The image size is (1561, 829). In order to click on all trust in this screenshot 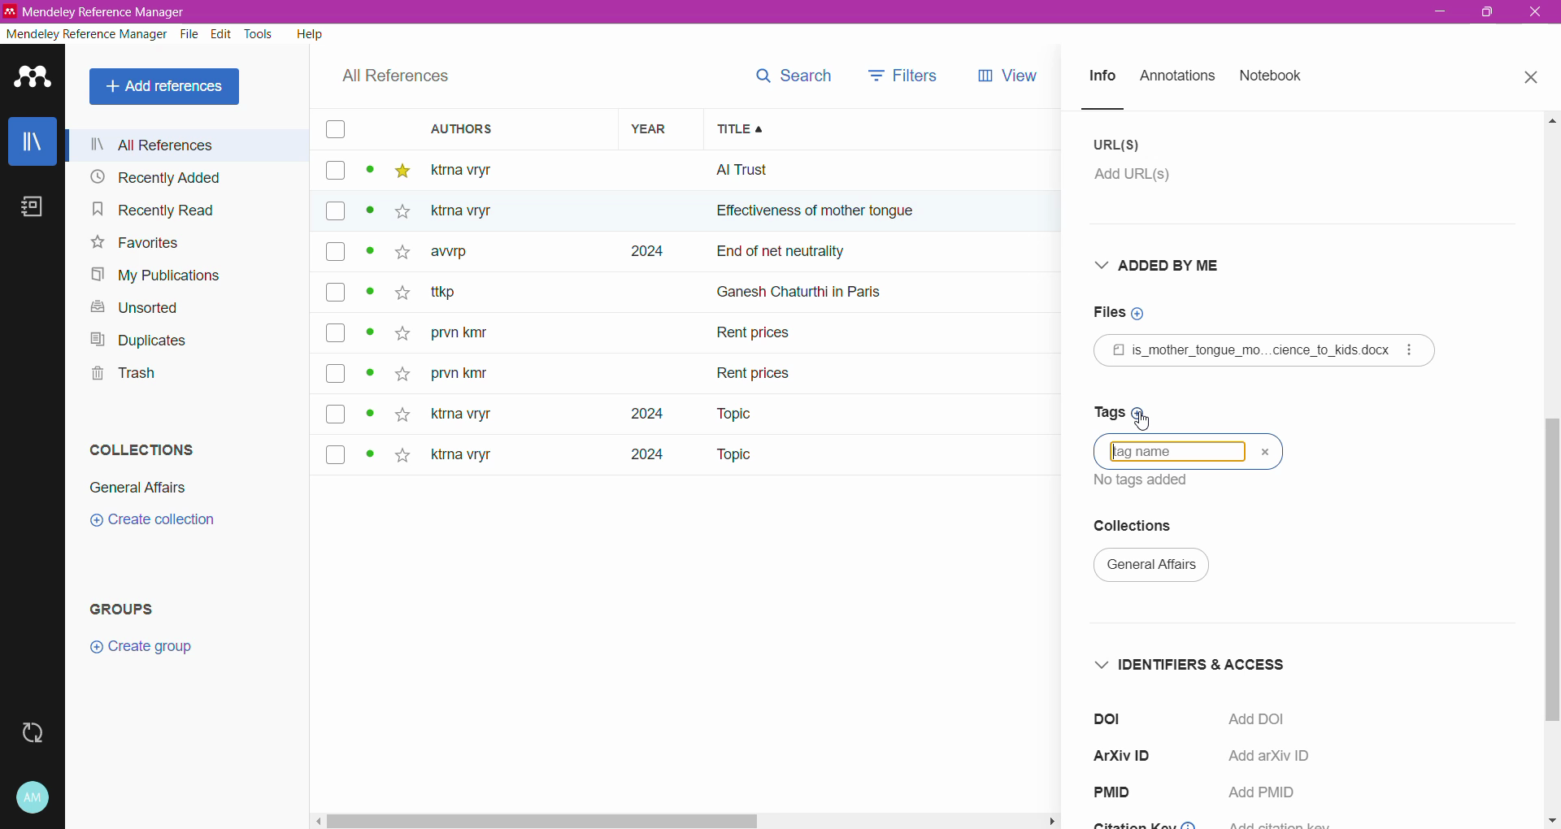, I will do `click(829, 170)`.